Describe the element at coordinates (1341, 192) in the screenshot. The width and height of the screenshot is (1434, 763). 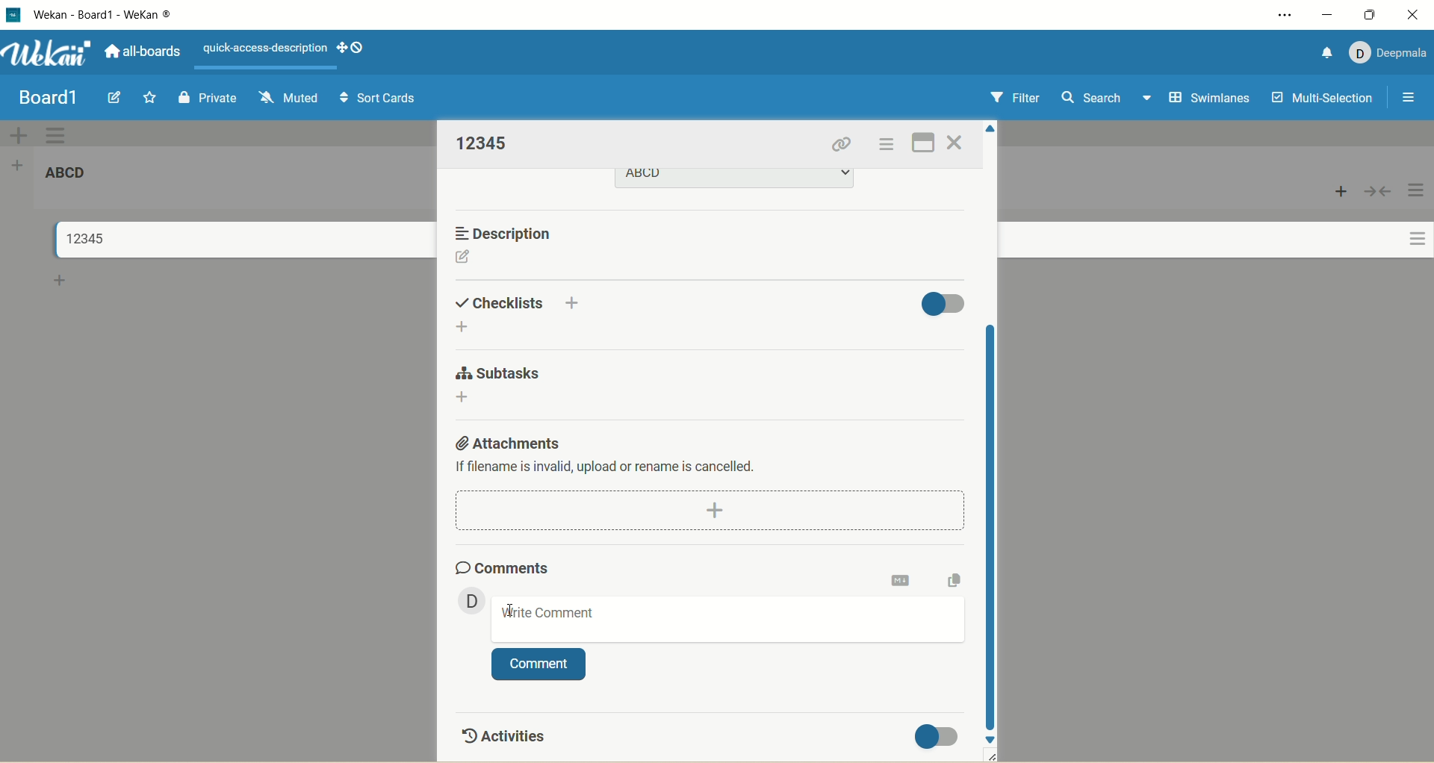
I see `add card` at that location.